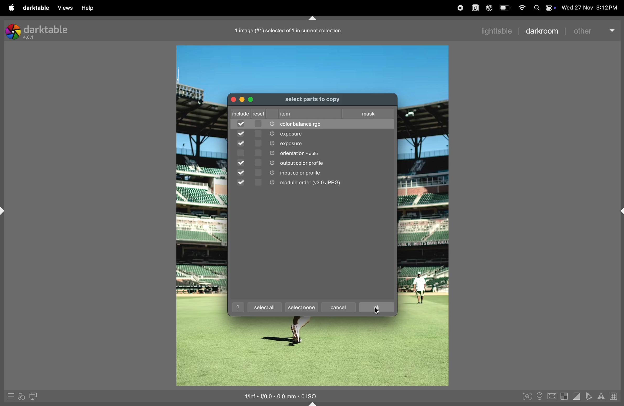  I want to click on darkroom, so click(542, 31).